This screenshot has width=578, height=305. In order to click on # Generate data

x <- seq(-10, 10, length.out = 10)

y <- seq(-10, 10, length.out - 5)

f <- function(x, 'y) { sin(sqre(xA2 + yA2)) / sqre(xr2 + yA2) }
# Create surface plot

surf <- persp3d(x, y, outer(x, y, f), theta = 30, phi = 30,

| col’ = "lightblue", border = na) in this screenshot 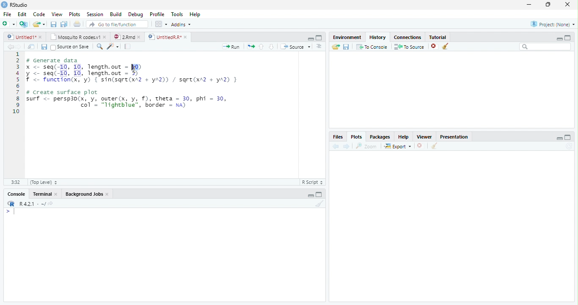, I will do `click(134, 86)`.